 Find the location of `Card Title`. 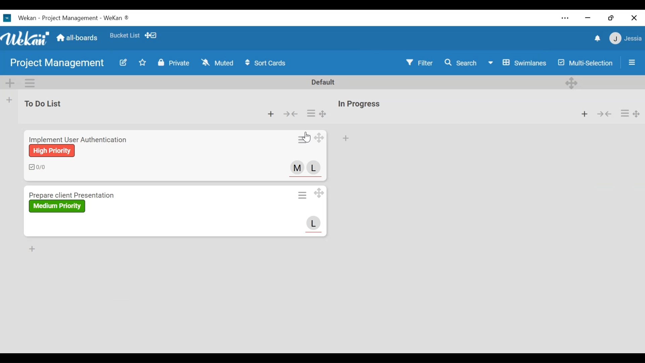

Card Title is located at coordinates (75, 195).